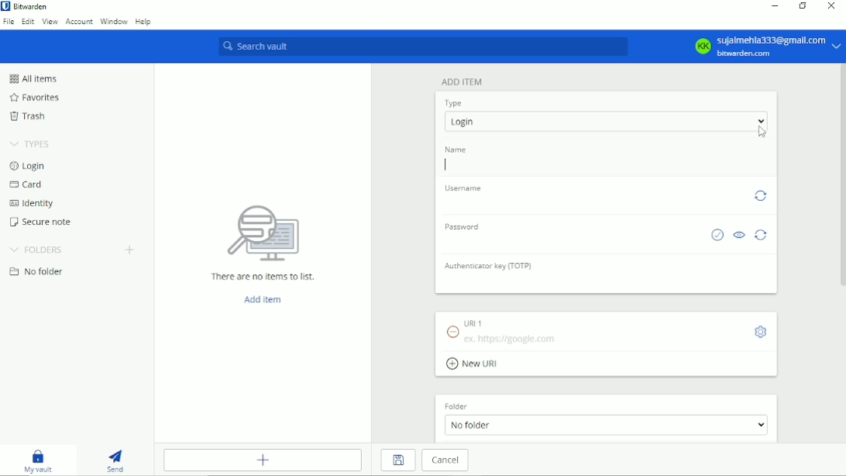 Image resolution: width=846 pixels, height=476 pixels. Describe the element at coordinates (841, 179) in the screenshot. I see `Vertical scrollbar` at that location.